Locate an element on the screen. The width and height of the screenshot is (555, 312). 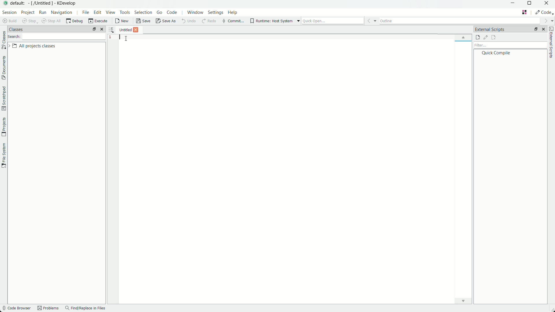
Close is located at coordinates (136, 30).